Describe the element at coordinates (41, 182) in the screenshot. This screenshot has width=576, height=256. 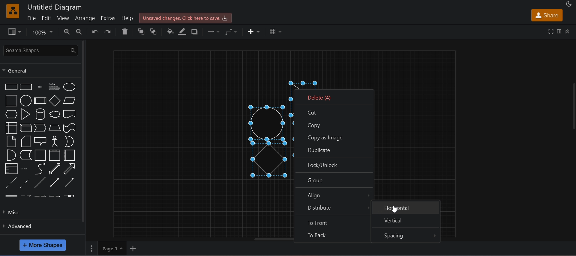
I see `line` at that location.